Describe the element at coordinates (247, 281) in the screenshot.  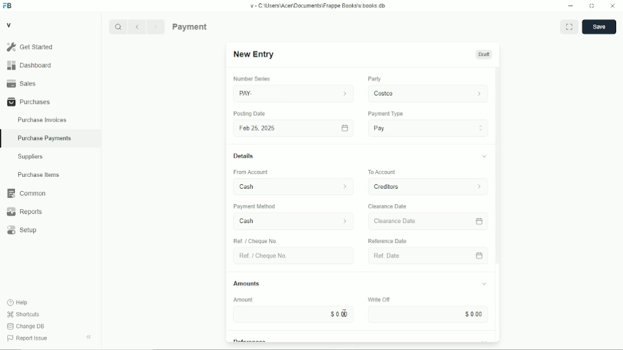
I see `Amounts` at that location.